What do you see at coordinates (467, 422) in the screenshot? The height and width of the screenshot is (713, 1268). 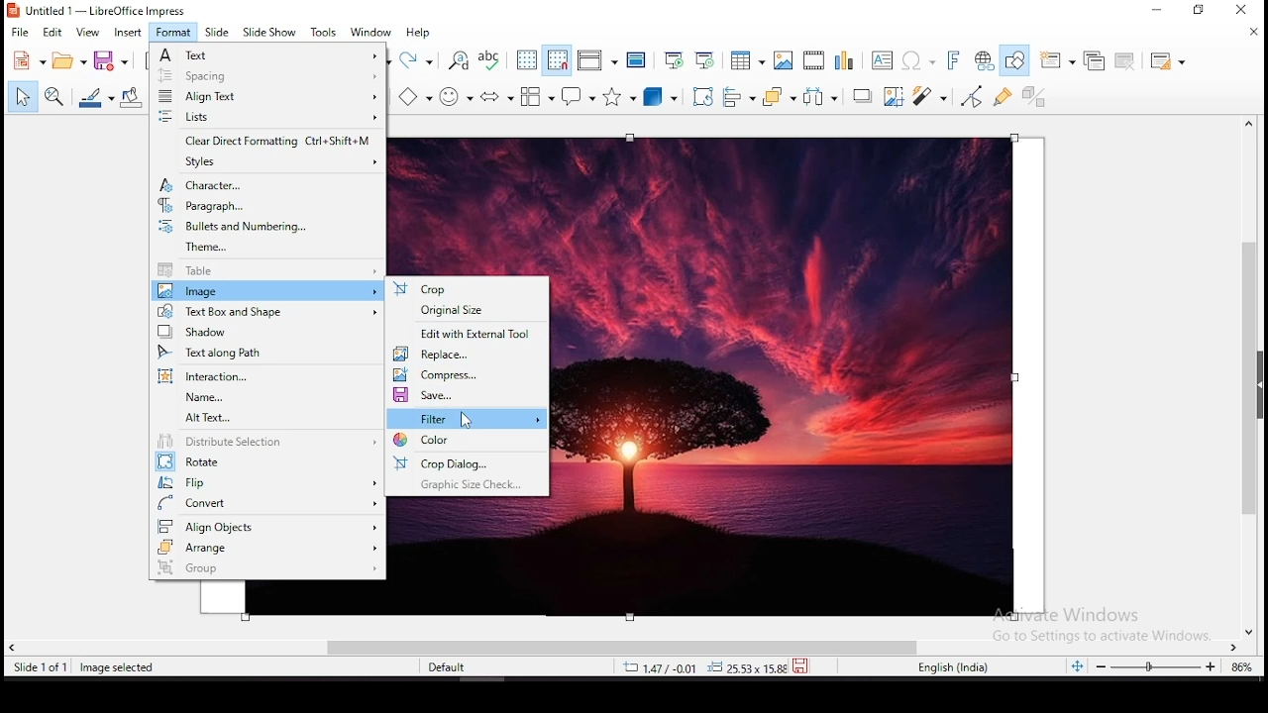 I see `mouse pointer` at bounding box center [467, 422].